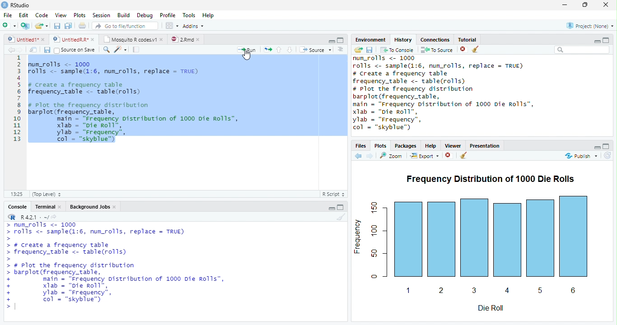 This screenshot has height=325, width=617. Describe the element at coordinates (358, 50) in the screenshot. I see `Load History from existing file` at that location.